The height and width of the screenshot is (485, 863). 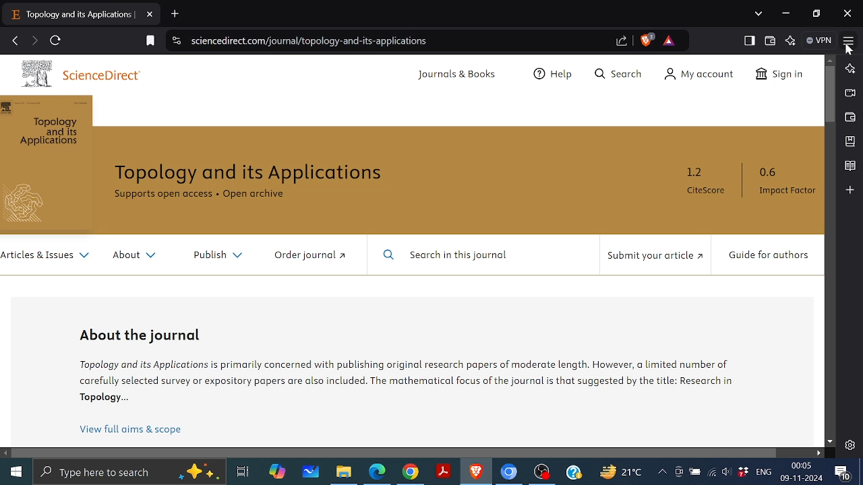 What do you see at coordinates (713, 470) in the screenshot?
I see `Internet Access` at bounding box center [713, 470].